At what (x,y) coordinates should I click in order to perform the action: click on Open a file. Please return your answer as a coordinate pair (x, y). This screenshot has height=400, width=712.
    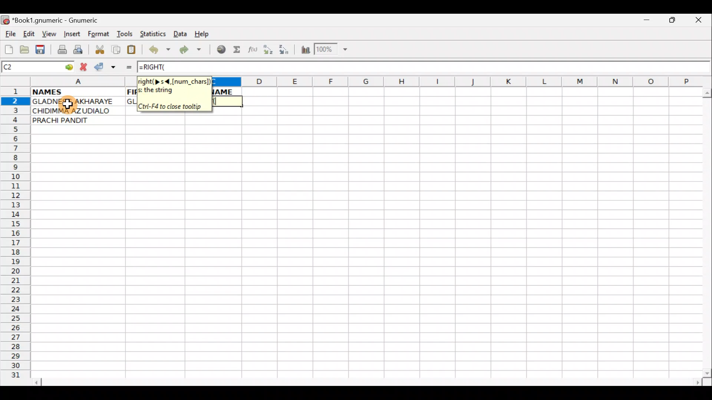
    Looking at the image, I should click on (26, 49).